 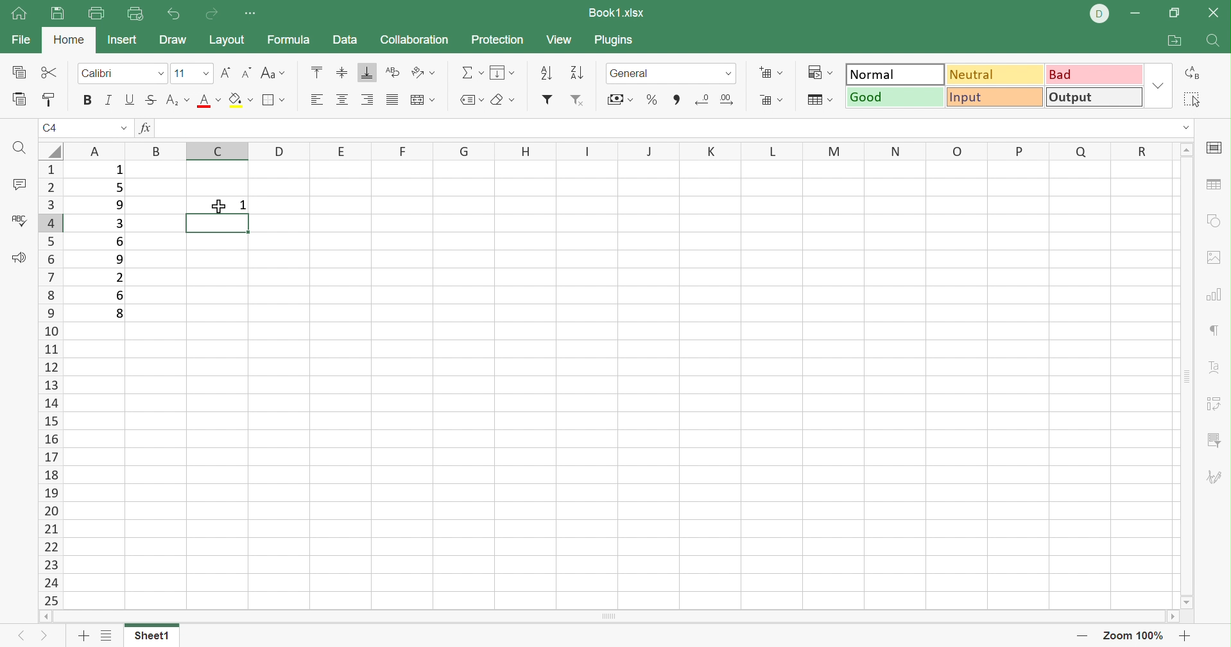 I want to click on Undo, so click(x=173, y=14).